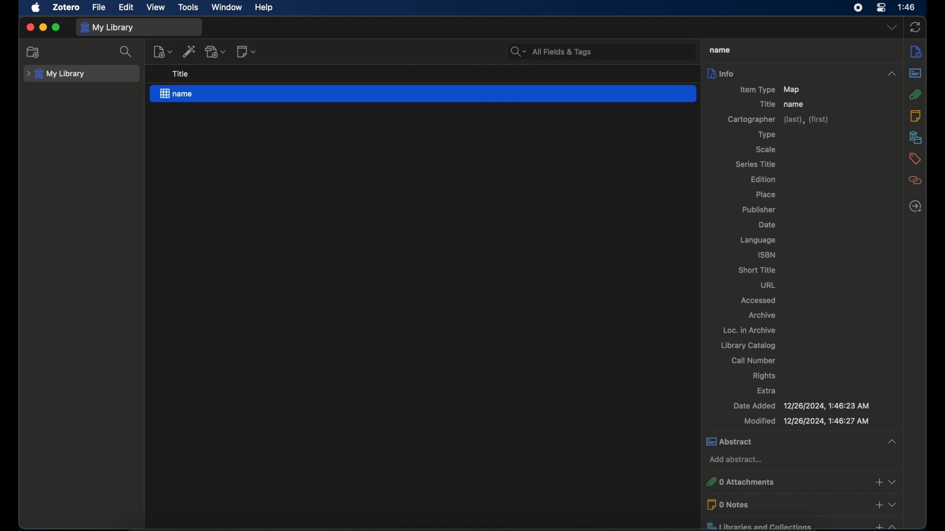 The width and height of the screenshot is (945, 531). Describe the element at coordinates (756, 164) in the screenshot. I see `series title` at that location.